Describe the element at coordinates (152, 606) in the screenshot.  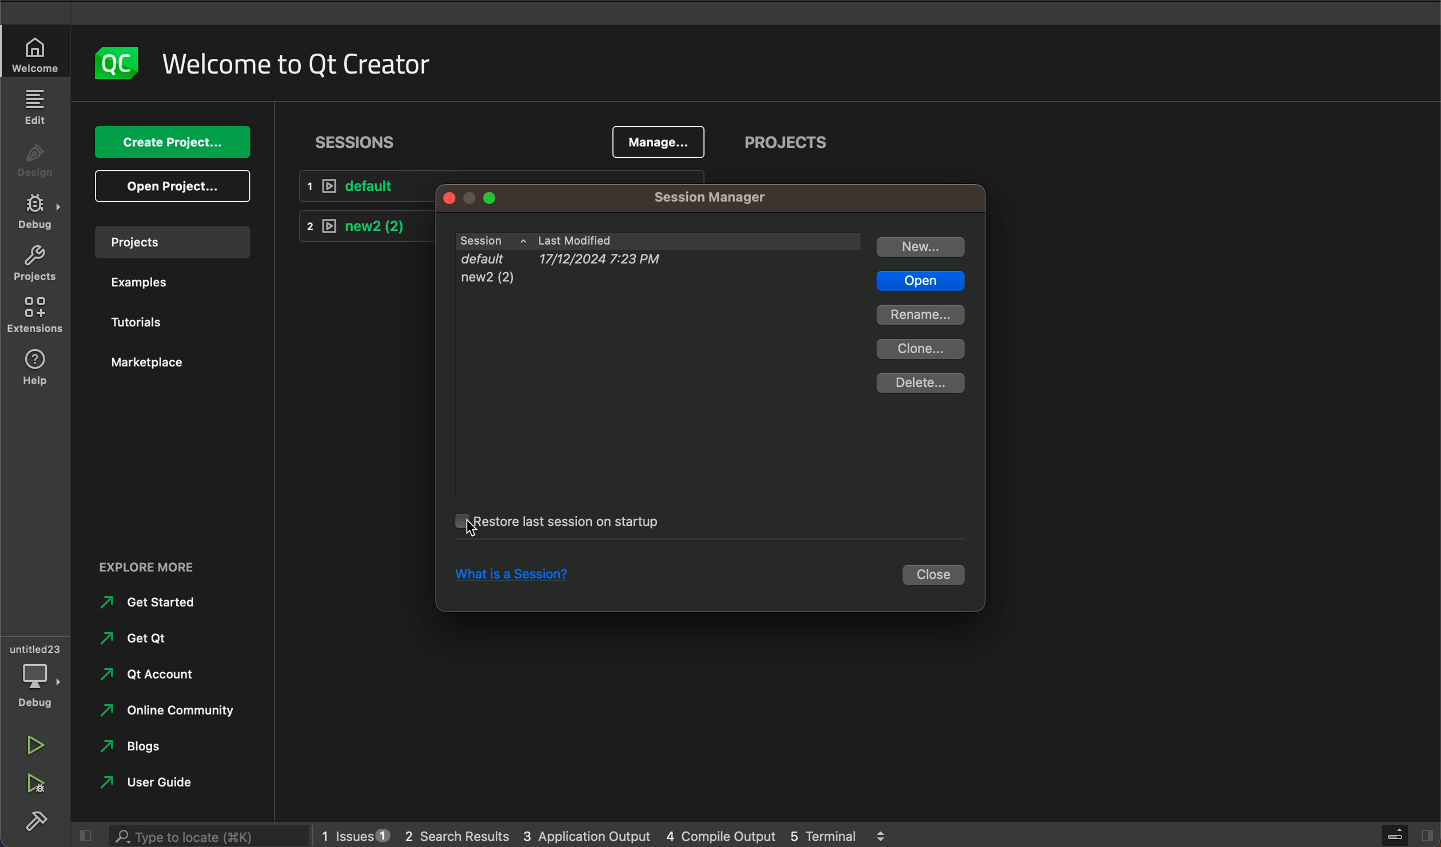
I see `get started` at that location.